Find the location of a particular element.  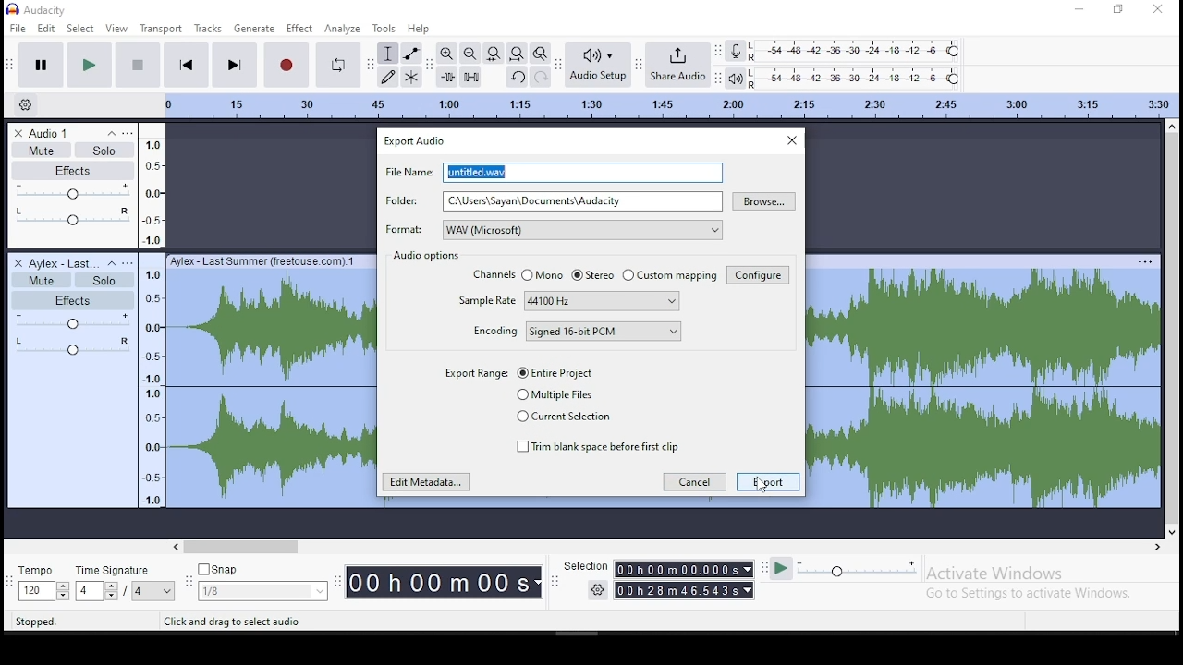

custom mapping is located at coordinates (672, 275).